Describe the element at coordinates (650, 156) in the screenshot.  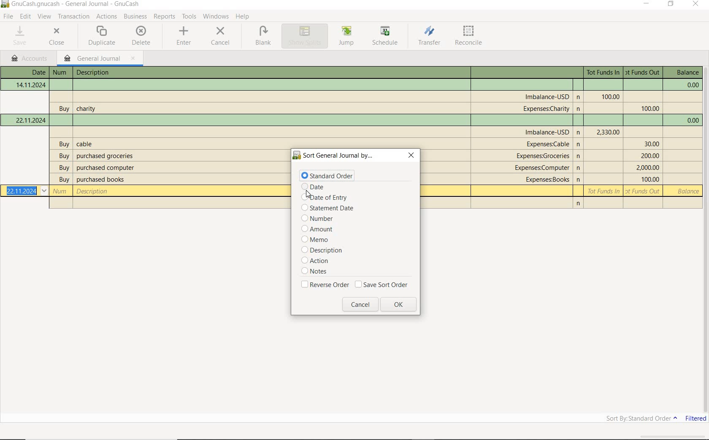
I see `Tot Funds Out` at that location.